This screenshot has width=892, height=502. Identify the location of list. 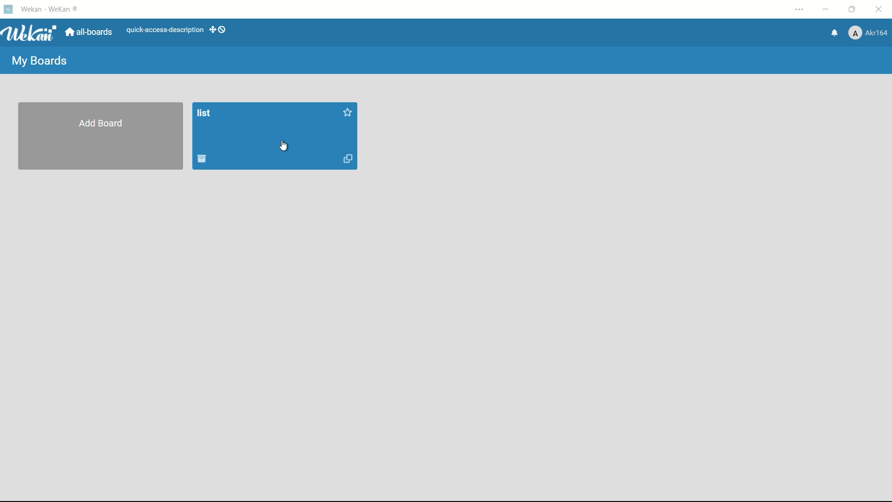
(204, 114).